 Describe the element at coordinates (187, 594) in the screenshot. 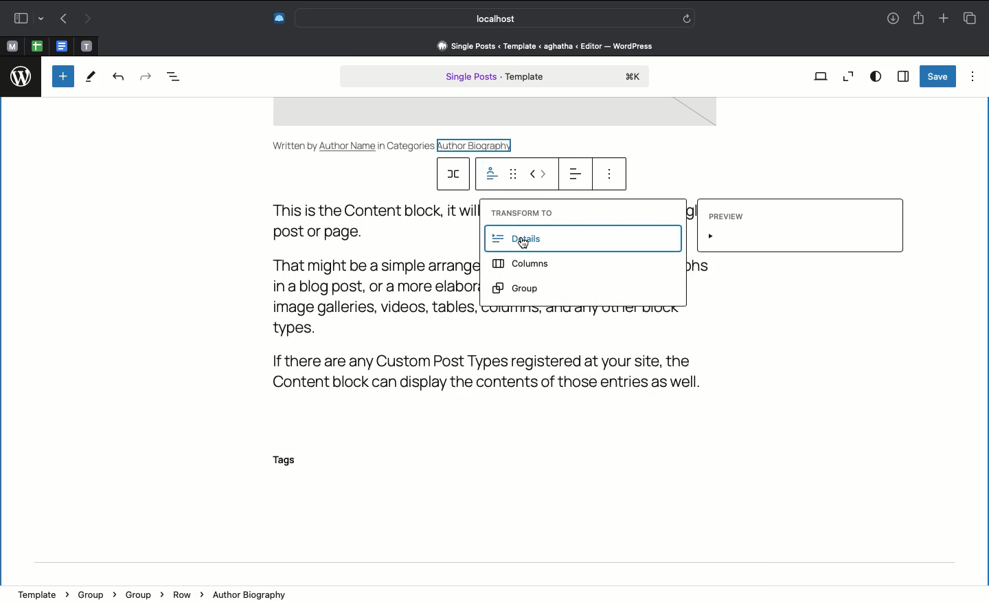

I see `Row` at that location.